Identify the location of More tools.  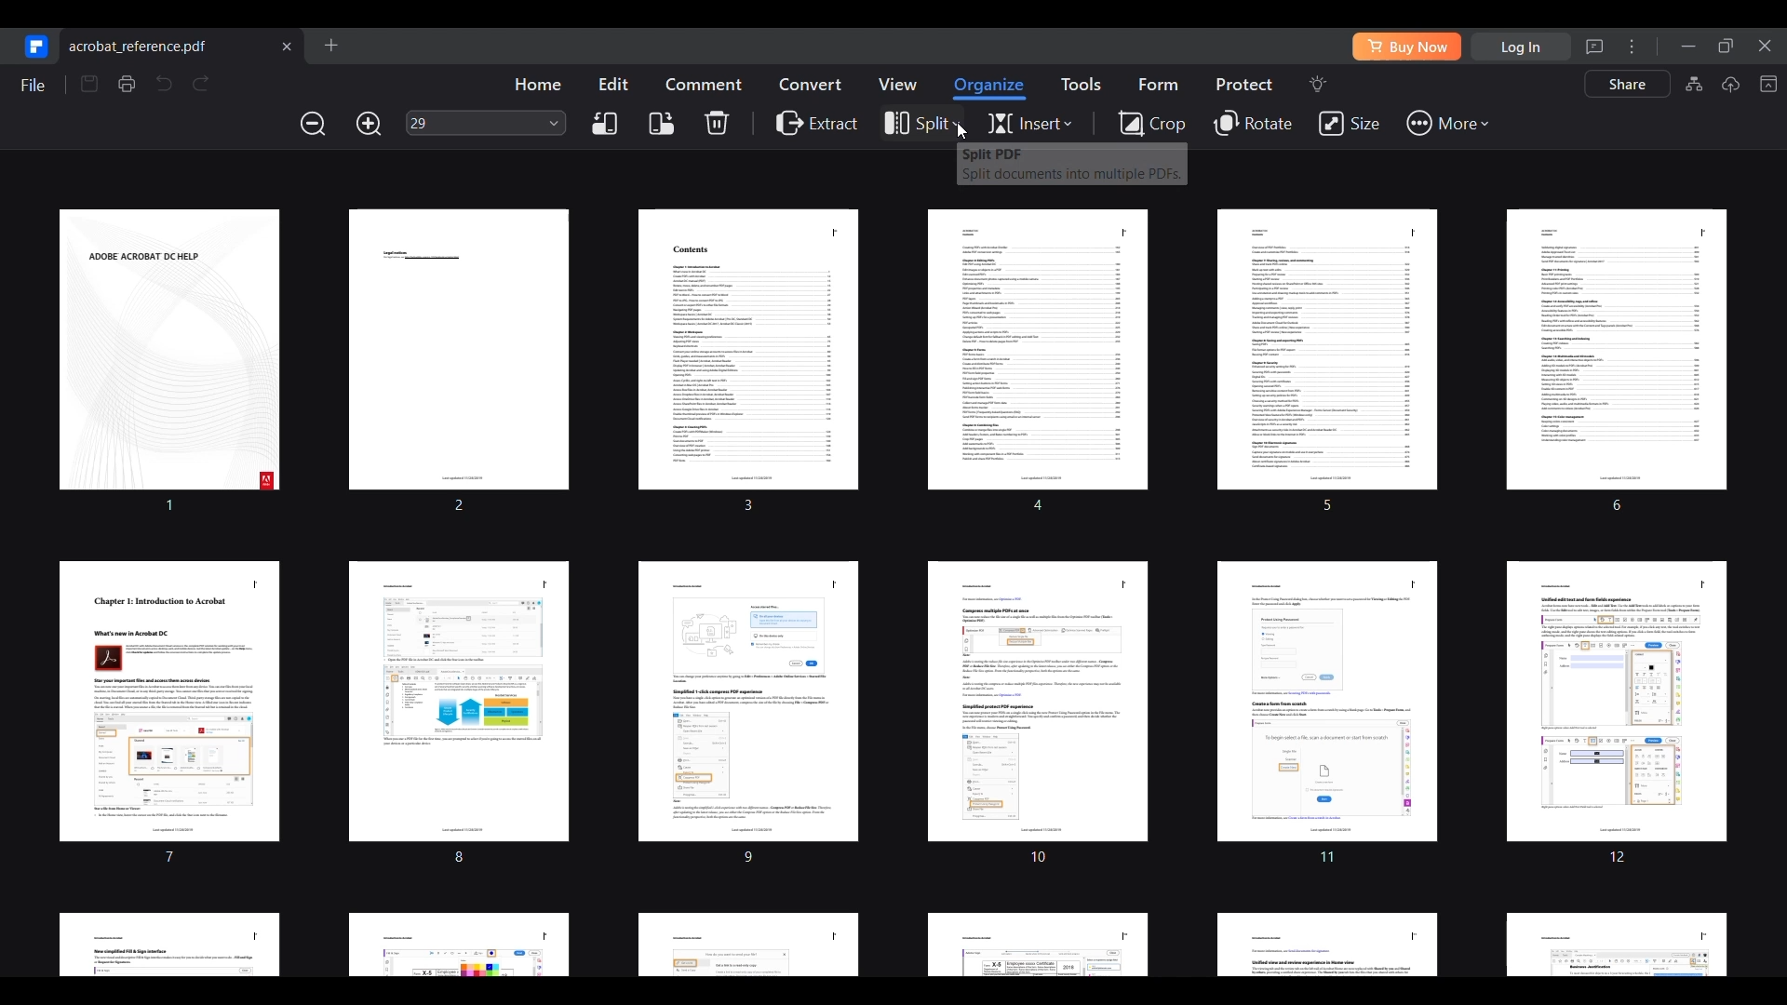
(1446, 124).